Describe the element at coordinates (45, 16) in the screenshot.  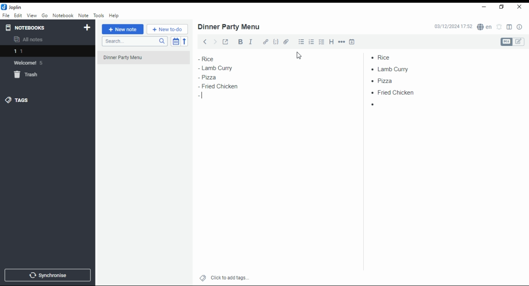
I see `go` at that location.